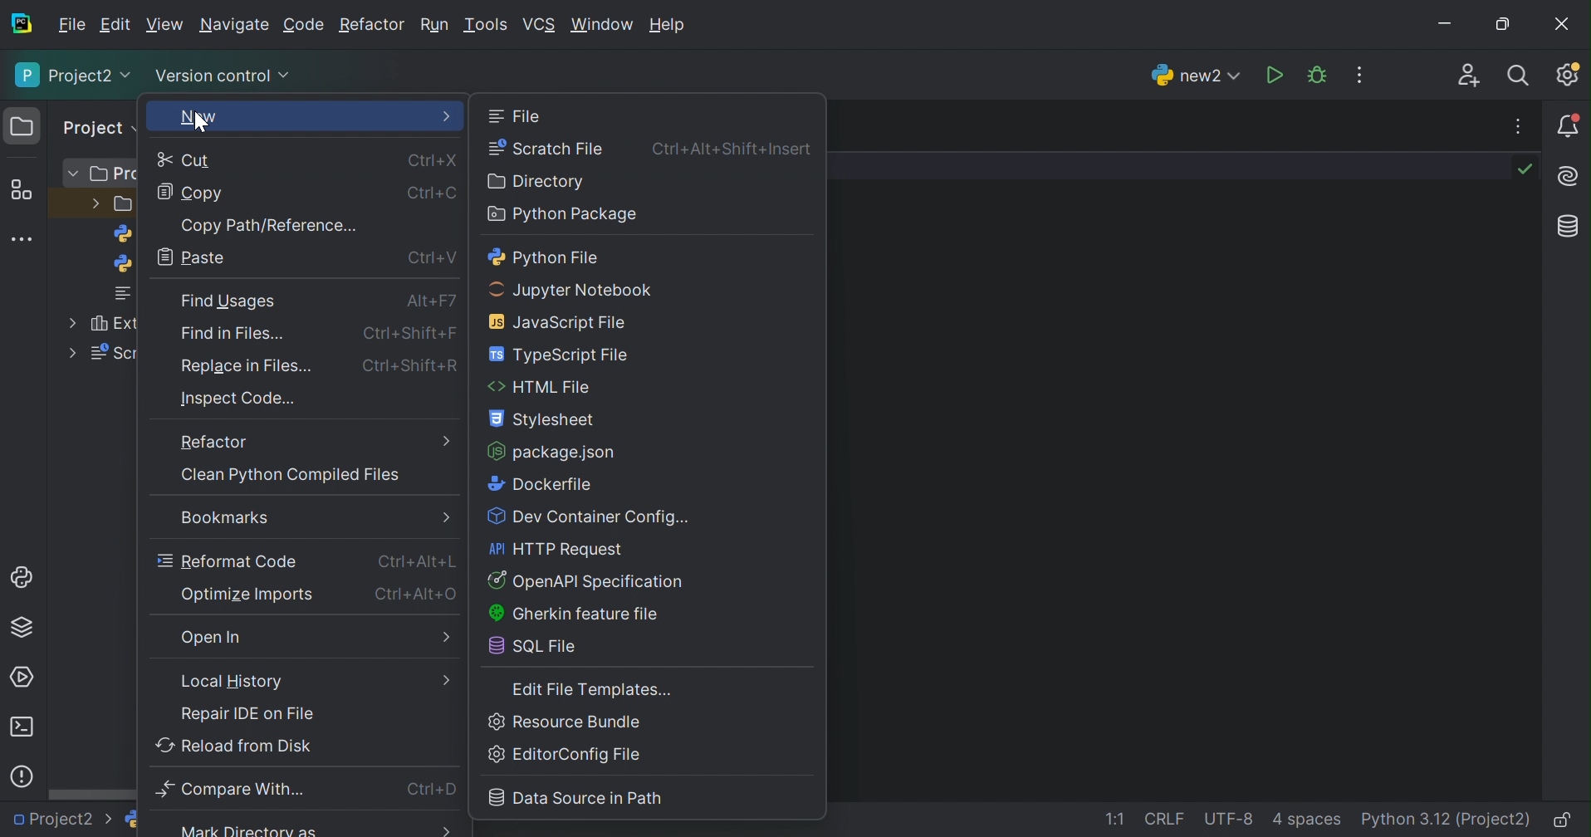 The width and height of the screenshot is (1591, 837). What do you see at coordinates (436, 22) in the screenshot?
I see `Run` at bounding box center [436, 22].